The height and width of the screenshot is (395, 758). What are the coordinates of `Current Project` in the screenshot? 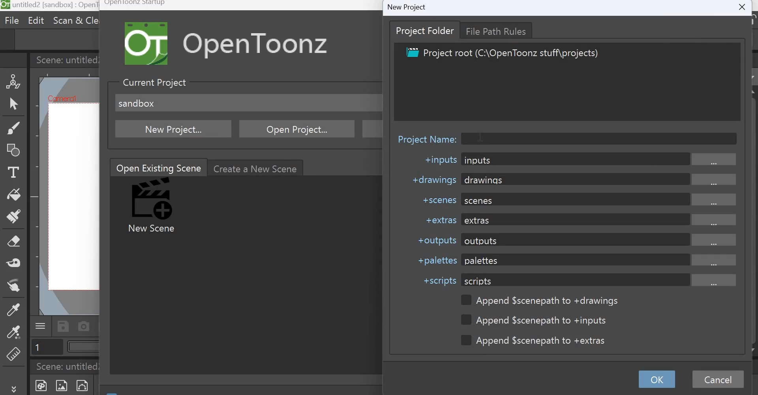 It's located at (153, 83).